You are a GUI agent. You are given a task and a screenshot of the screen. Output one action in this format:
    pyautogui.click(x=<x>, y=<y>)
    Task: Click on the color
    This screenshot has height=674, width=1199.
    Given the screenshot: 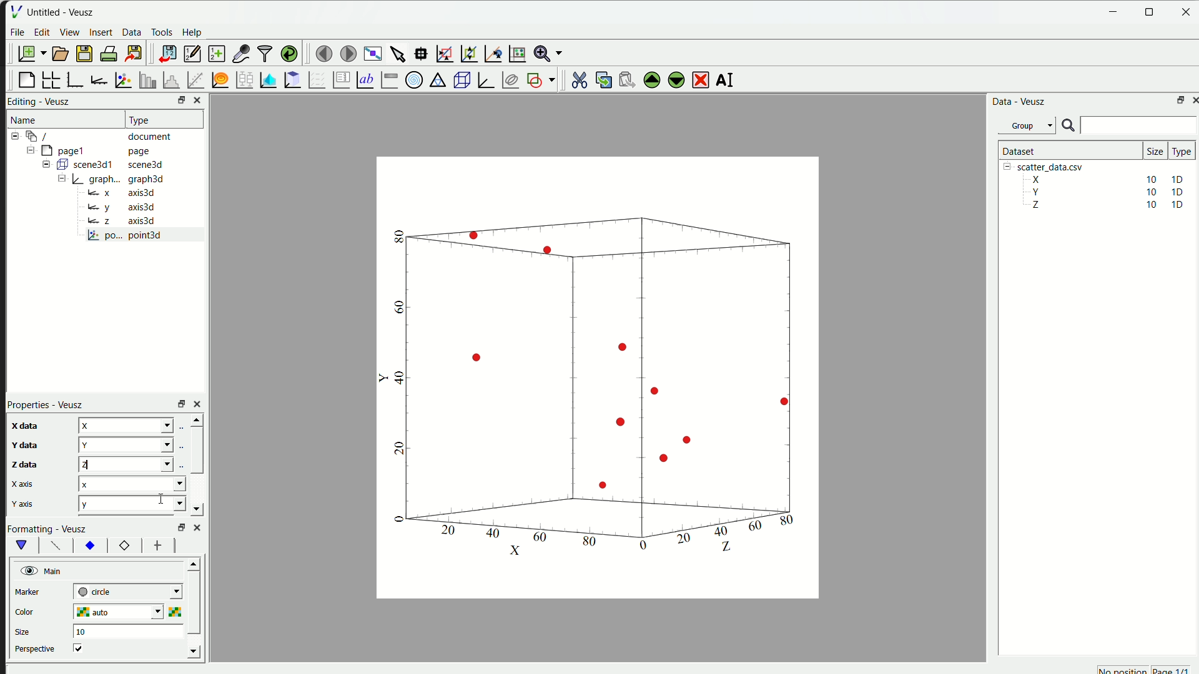 What is the action you would take?
    pyautogui.click(x=38, y=611)
    